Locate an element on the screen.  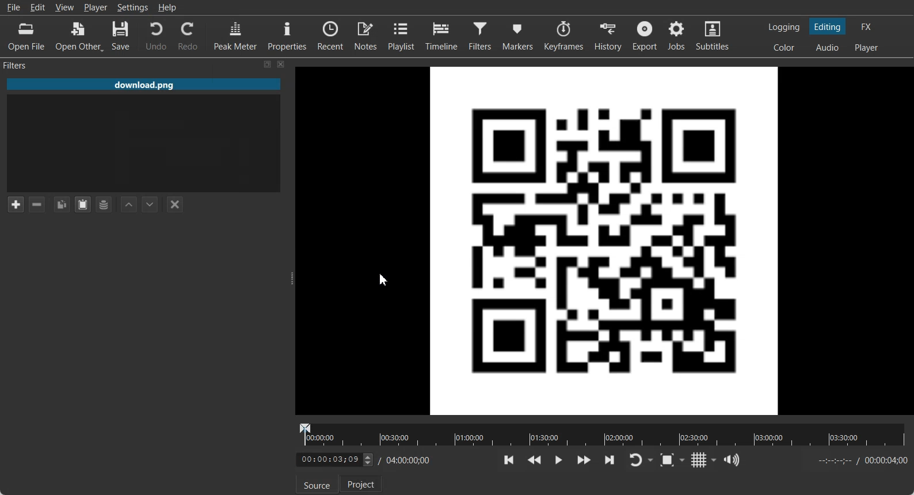
Remove selected Filter is located at coordinates (38, 204).